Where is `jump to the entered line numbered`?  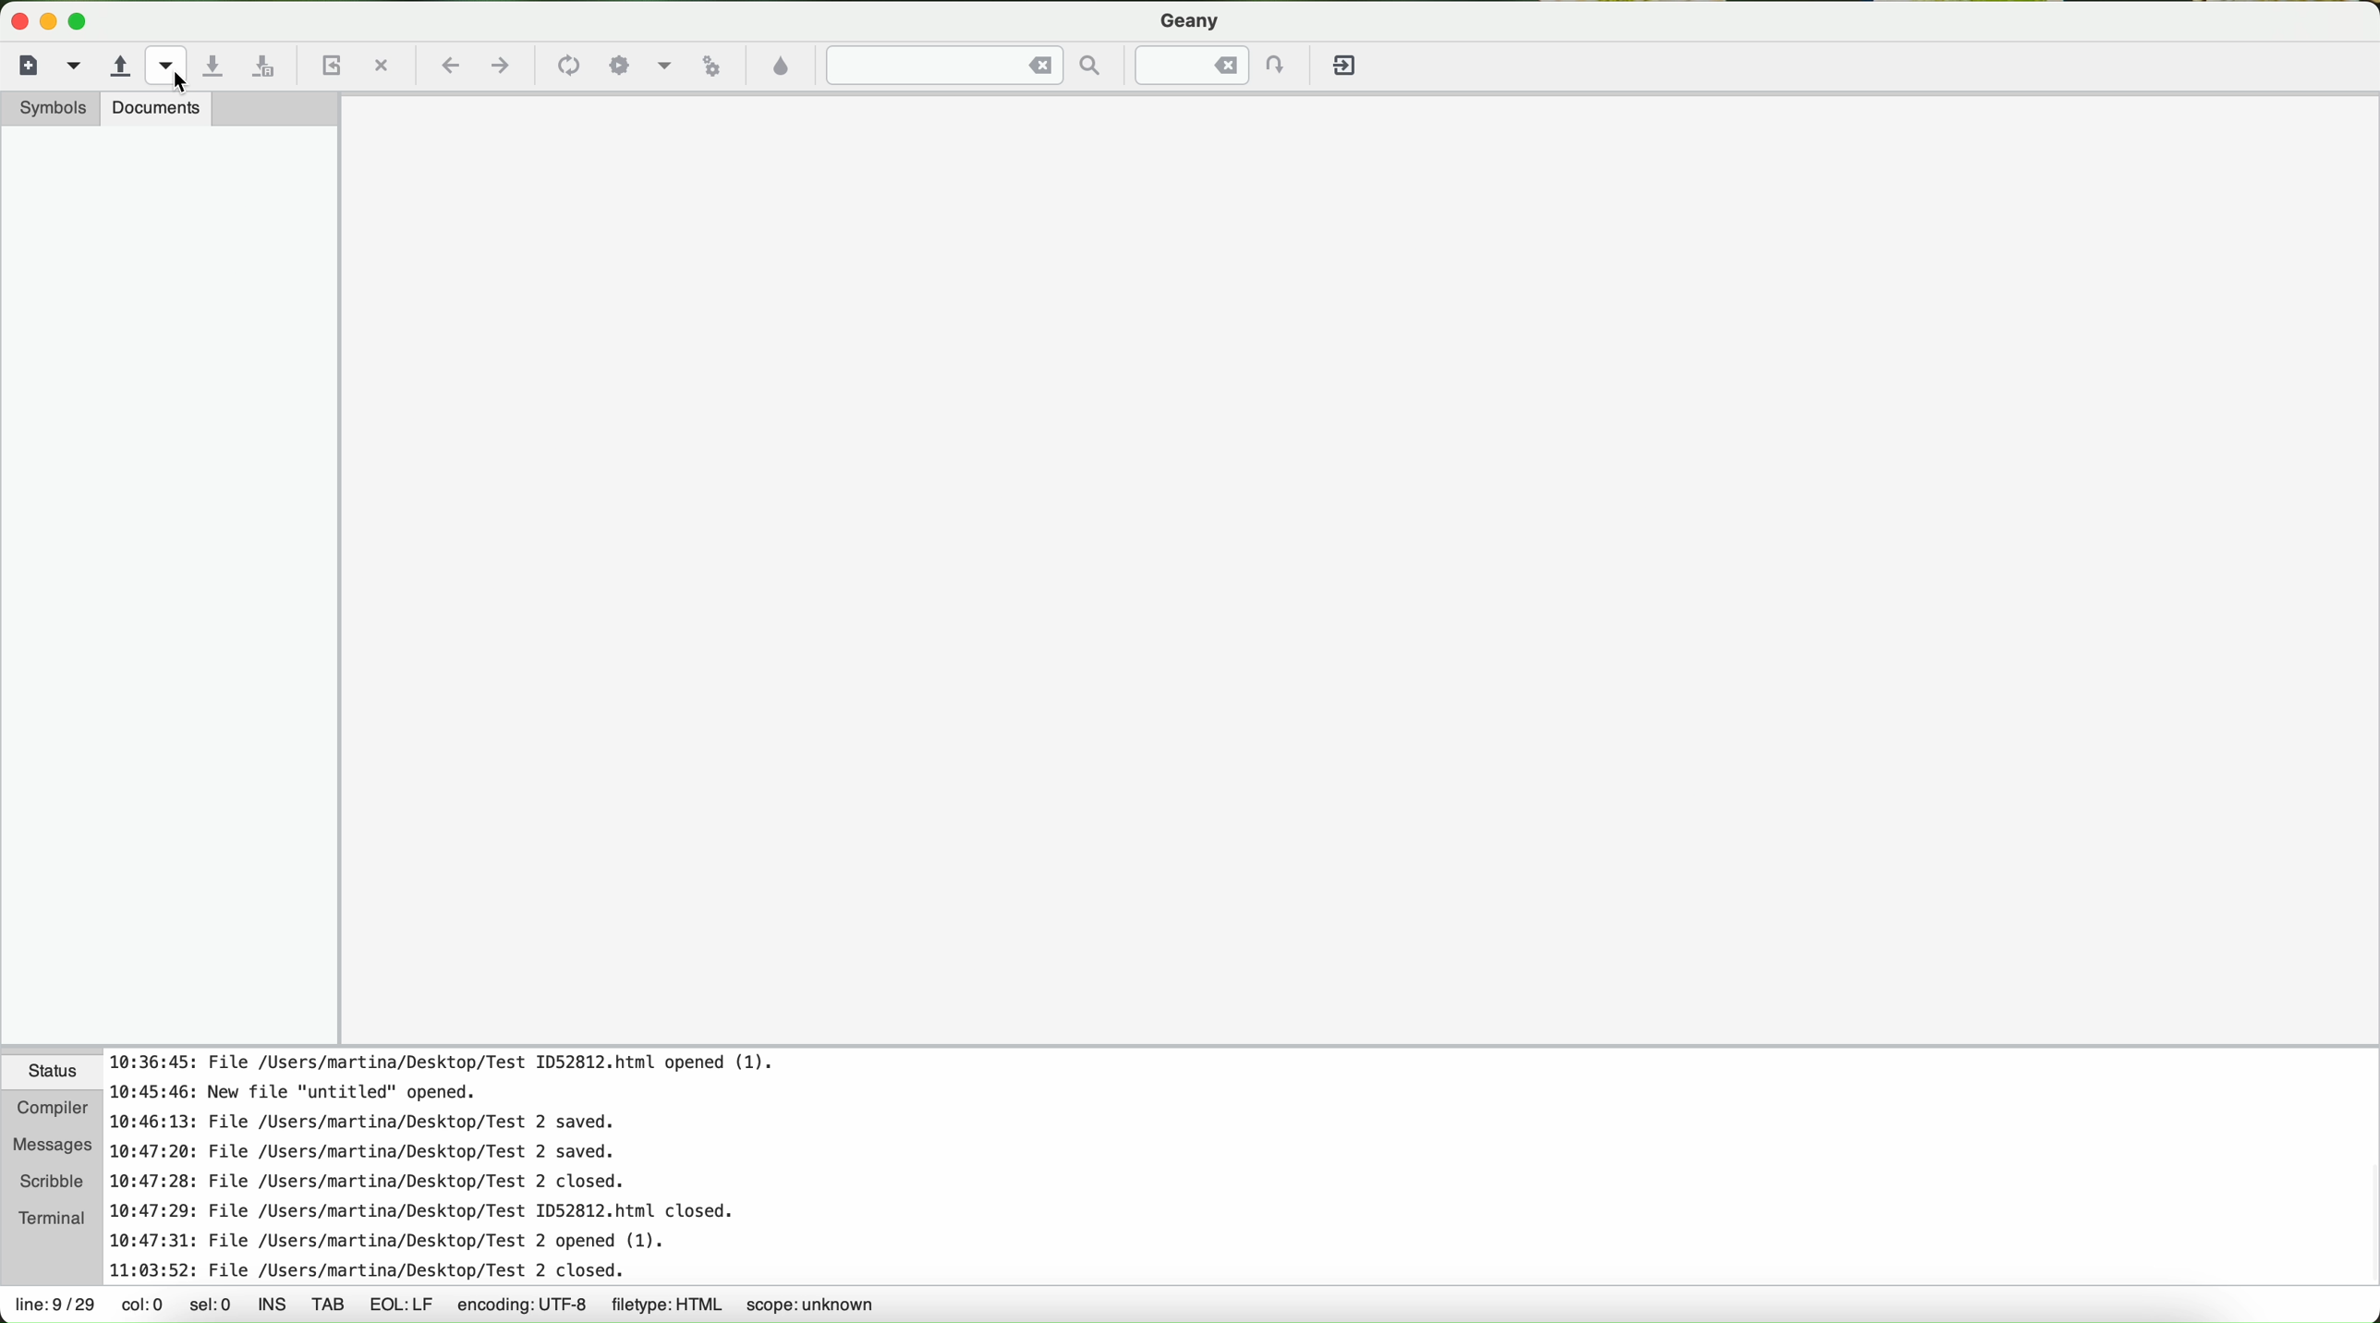 jump to the entered line numbered is located at coordinates (1215, 65).